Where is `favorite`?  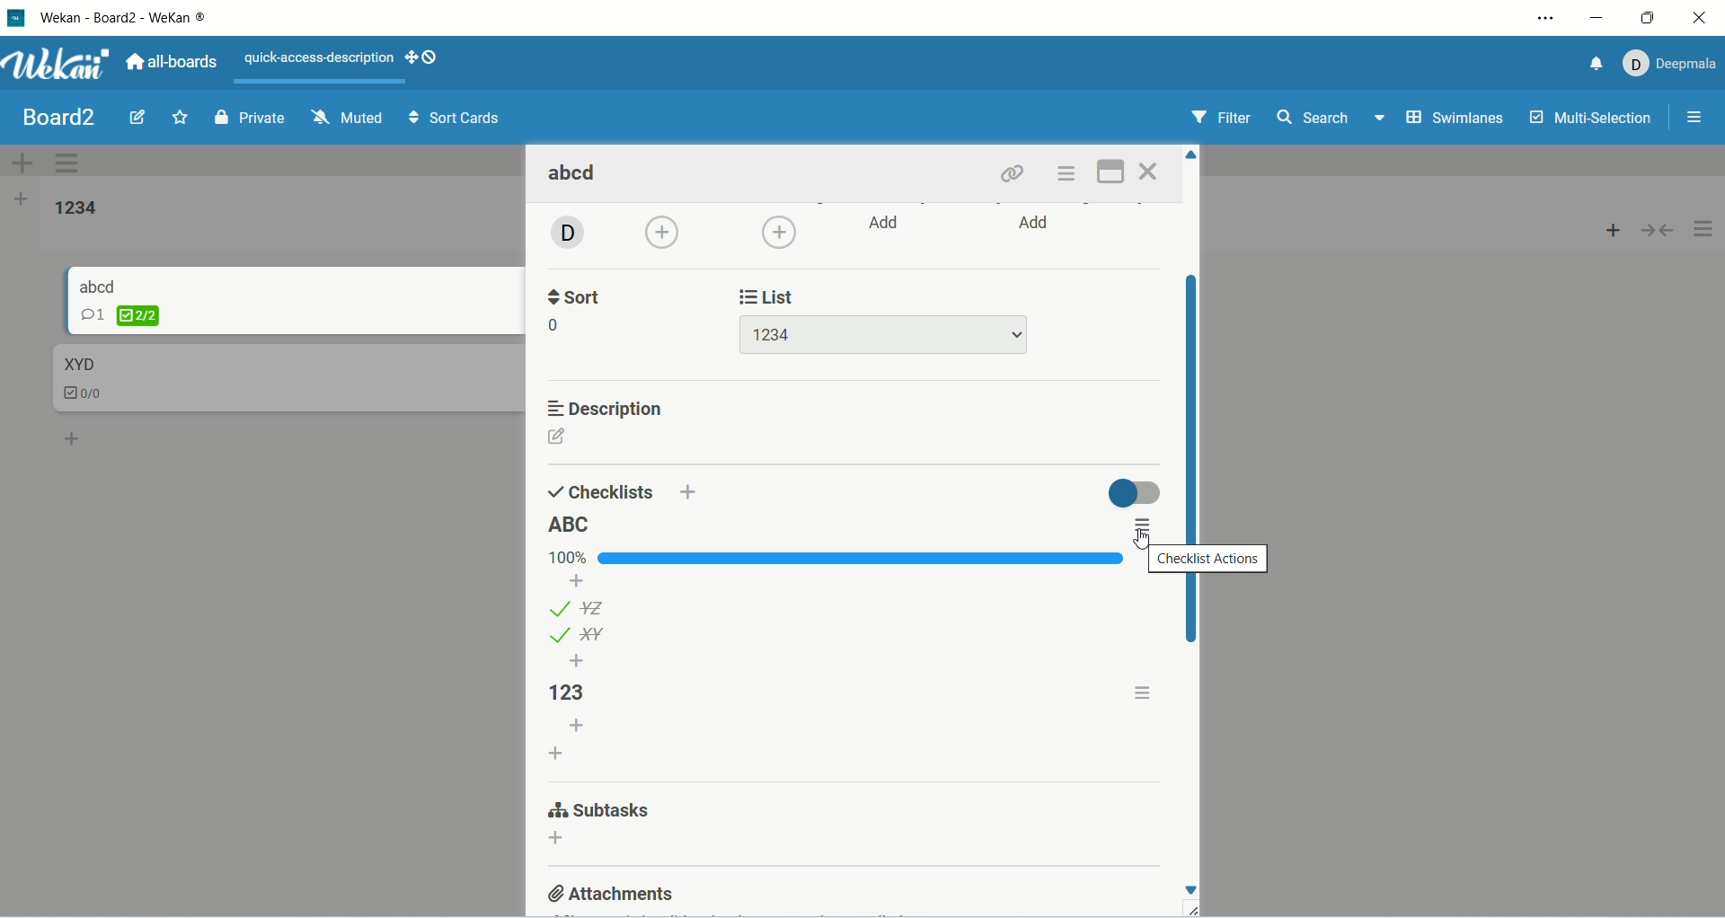
favorite is located at coordinates (180, 119).